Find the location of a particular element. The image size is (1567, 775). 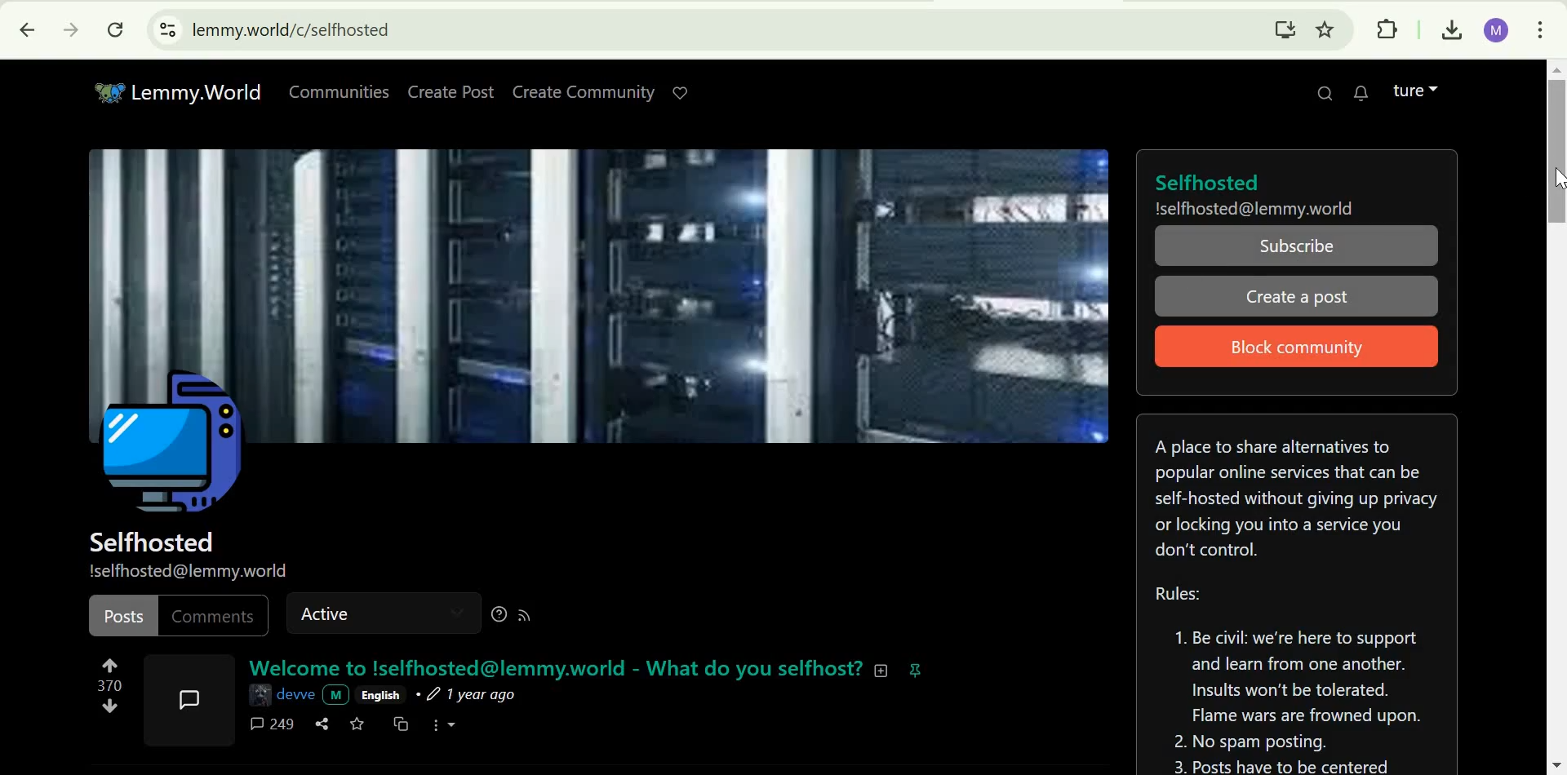

370 points is located at coordinates (109, 684).